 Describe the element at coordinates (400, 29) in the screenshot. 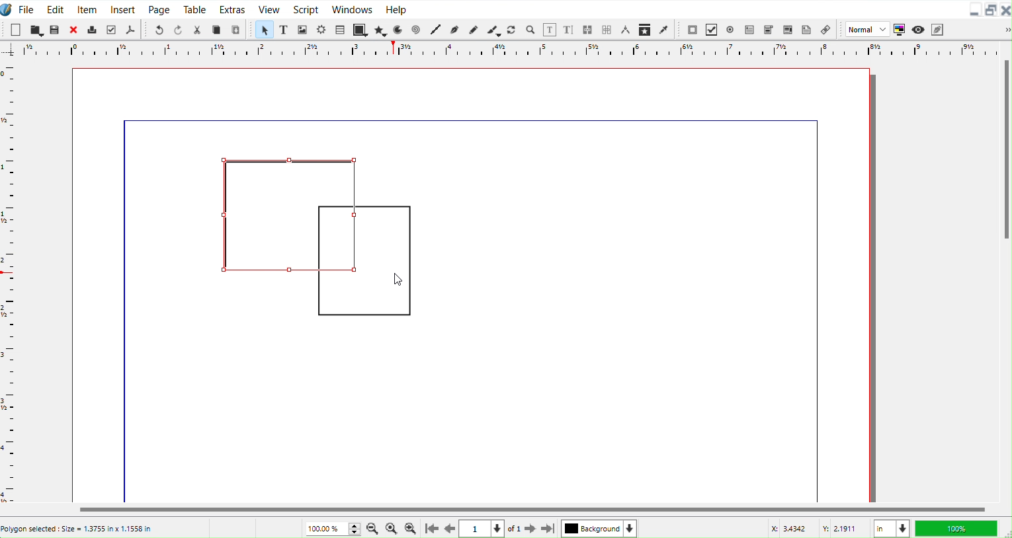

I see `Arc` at that location.